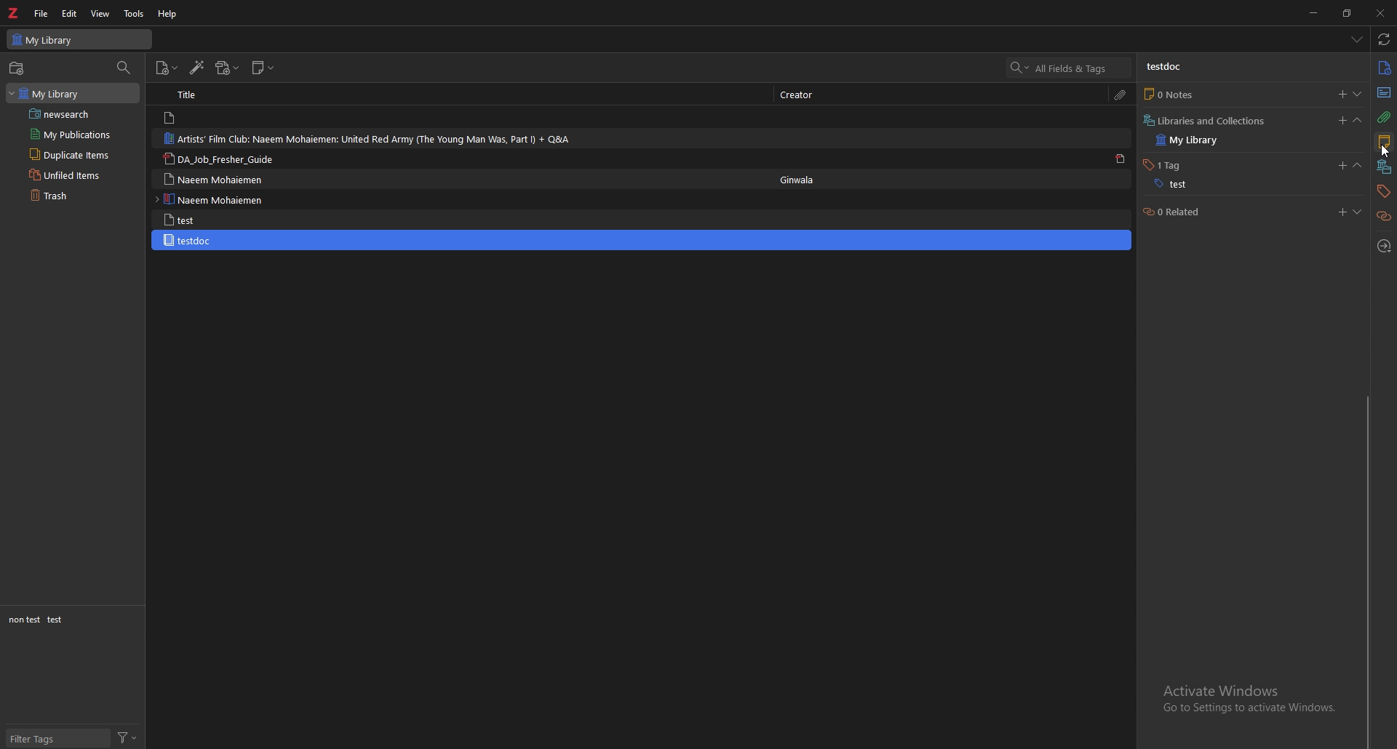 The width and height of the screenshot is (1397, 749). What do you see at coordinates (1183, 211) in the screenshot?
I see `0 related` at bounding box center [1183, 211].